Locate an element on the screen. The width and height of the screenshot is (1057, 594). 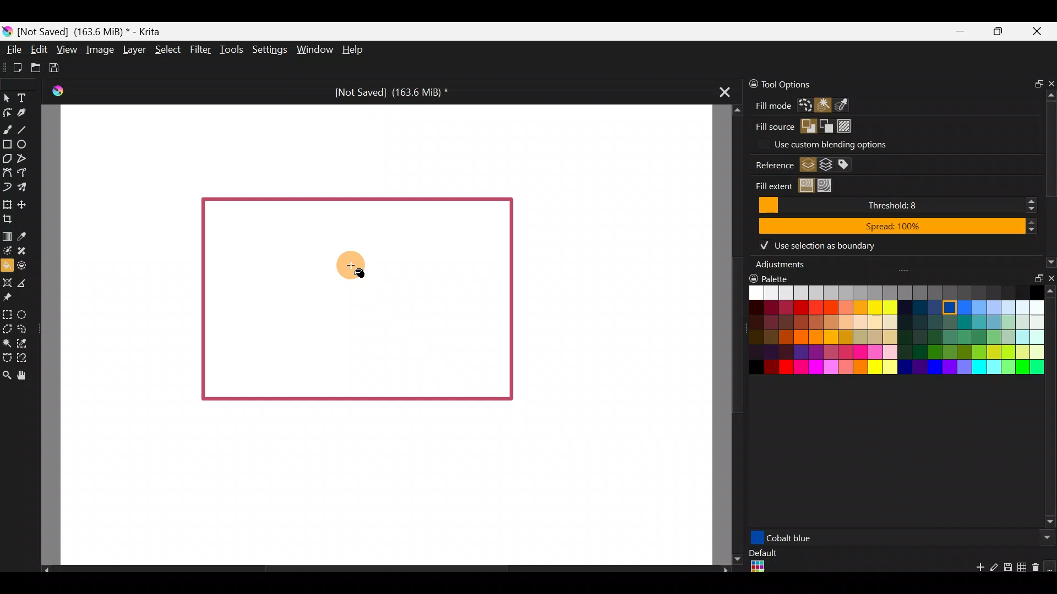
Pan tool is located at coordinates (25, 374).